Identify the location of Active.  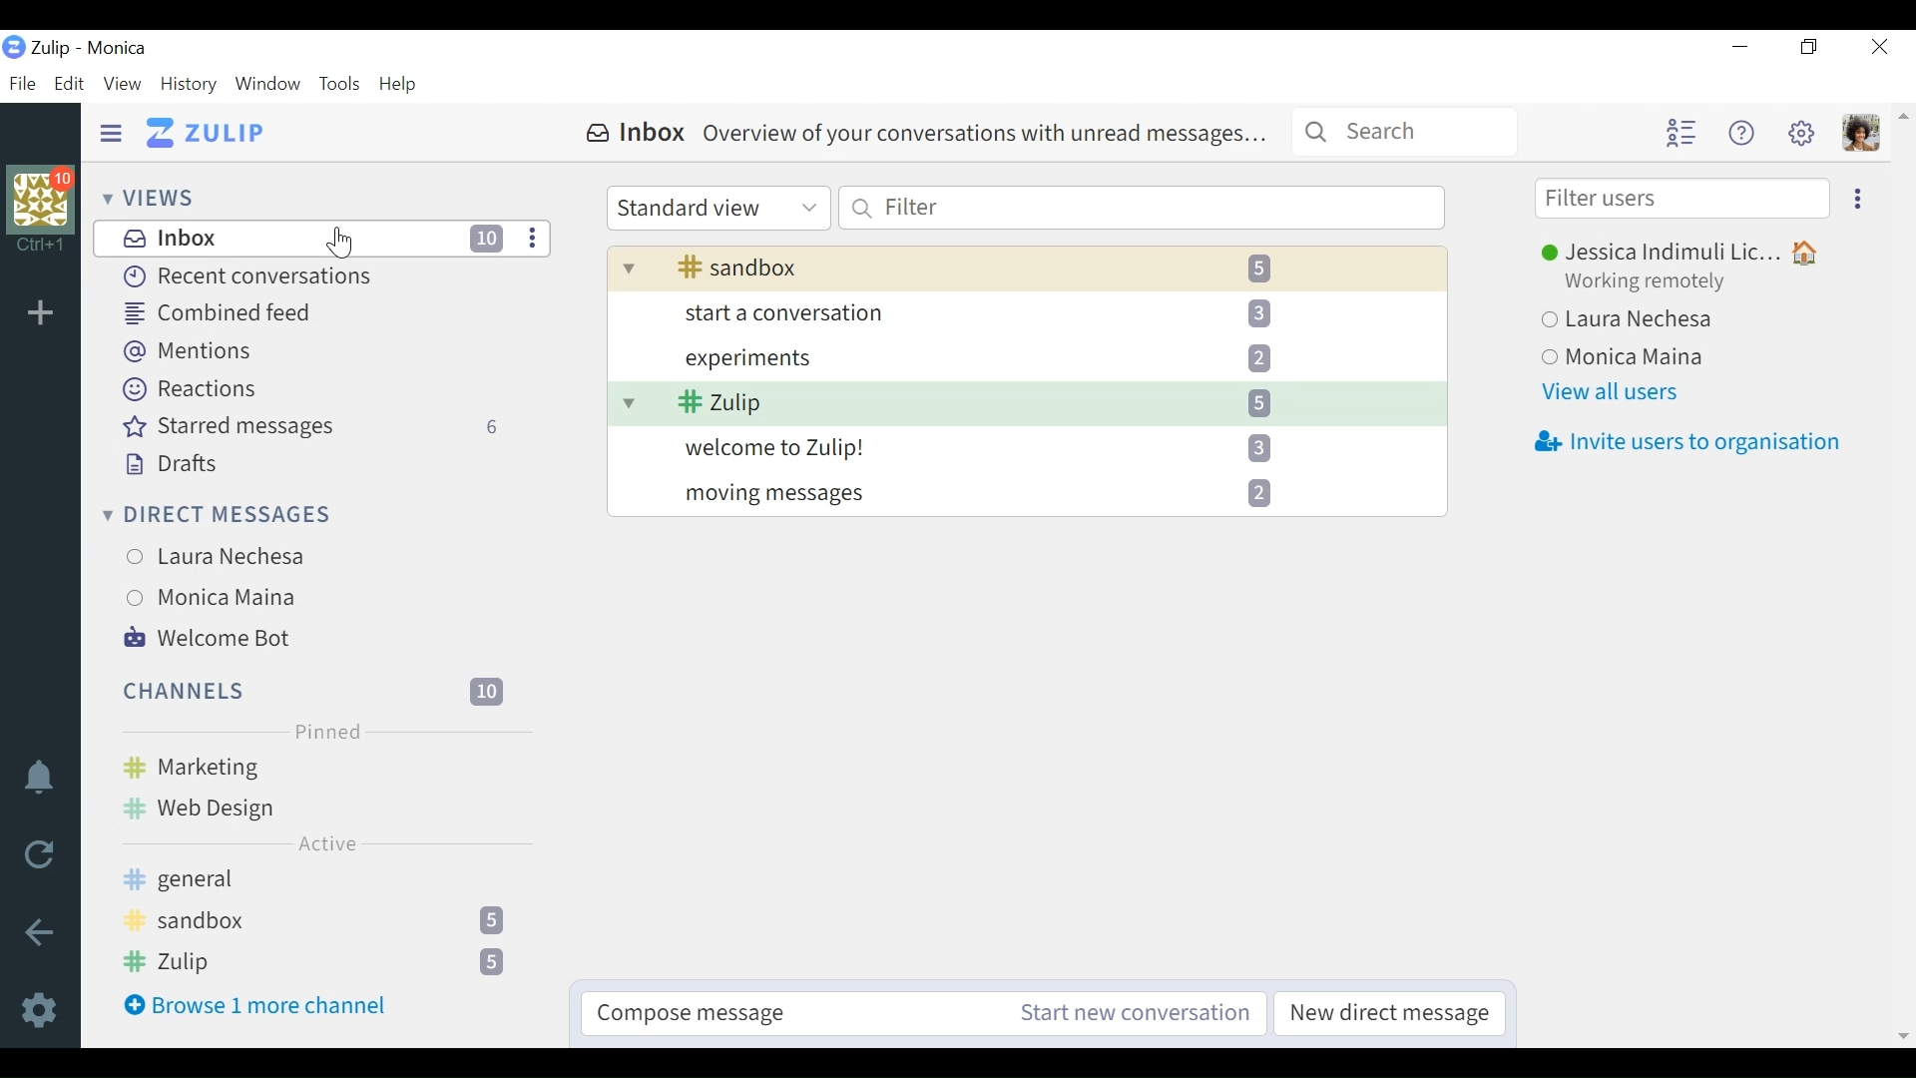
(325, 844).